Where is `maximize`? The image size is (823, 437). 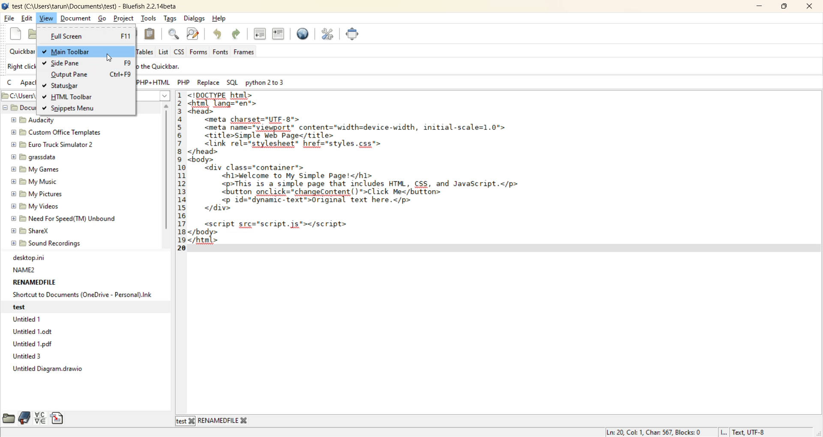
maximize is located at coordinates (784, 8).